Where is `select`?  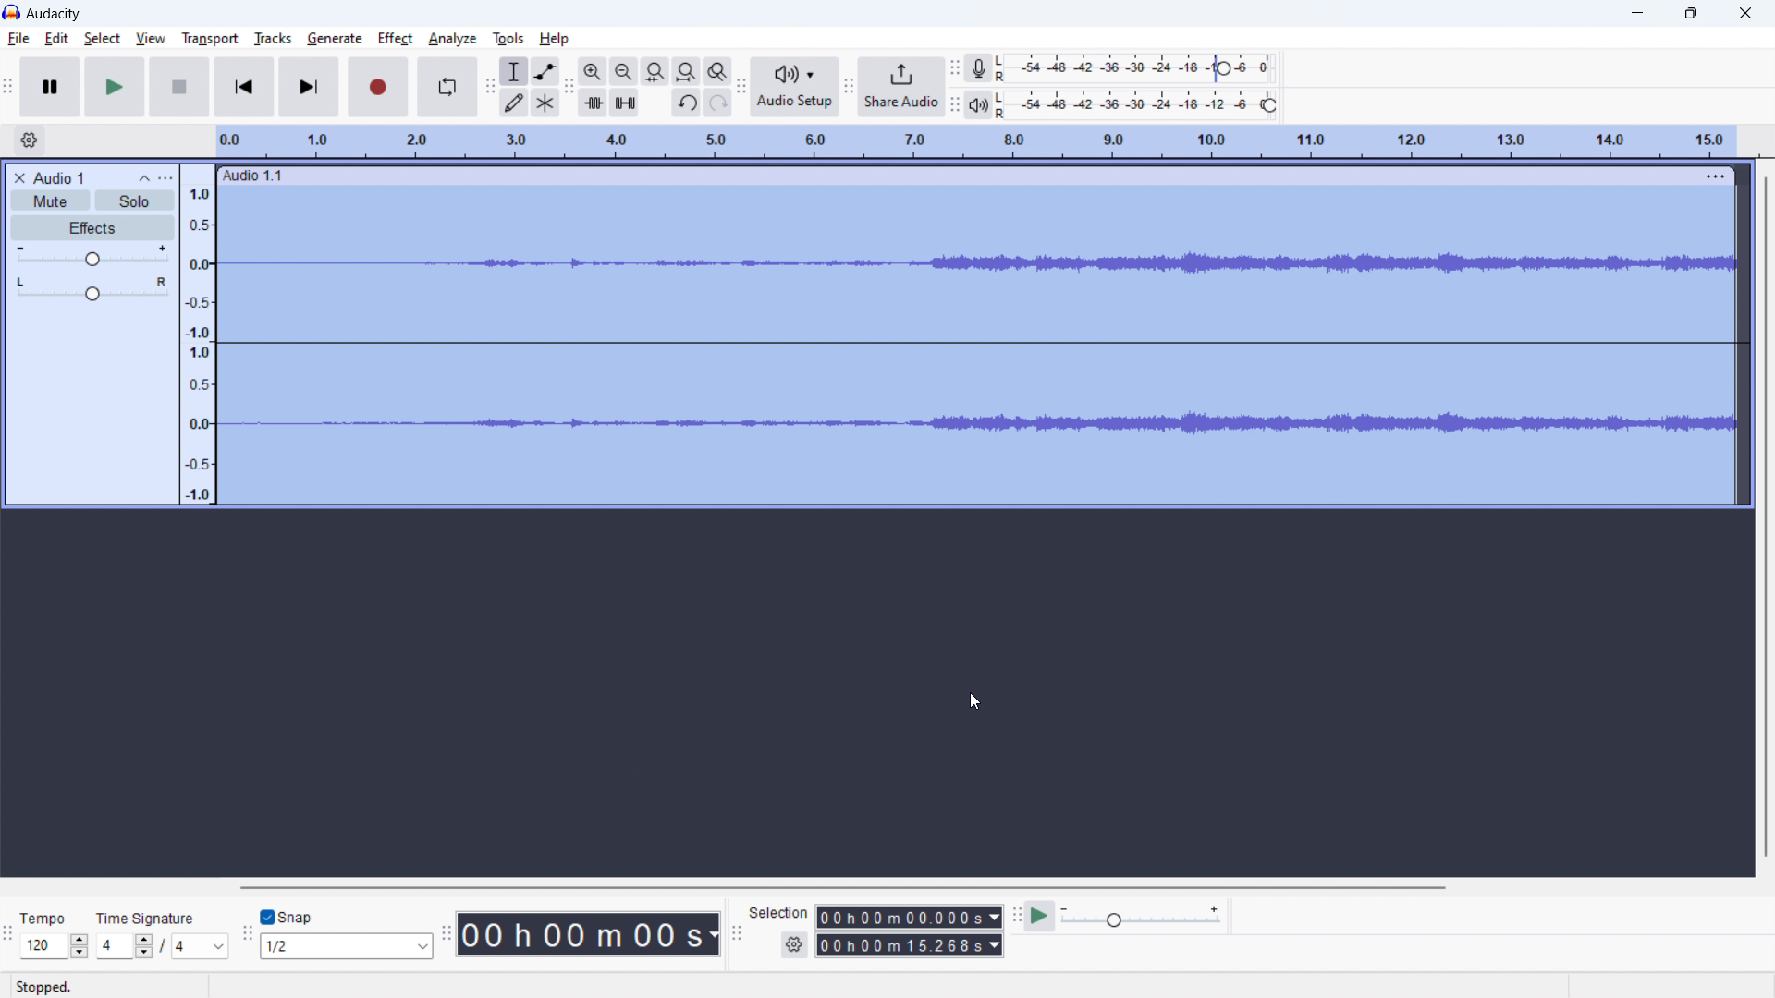 select is located at coordinates (103, 39).